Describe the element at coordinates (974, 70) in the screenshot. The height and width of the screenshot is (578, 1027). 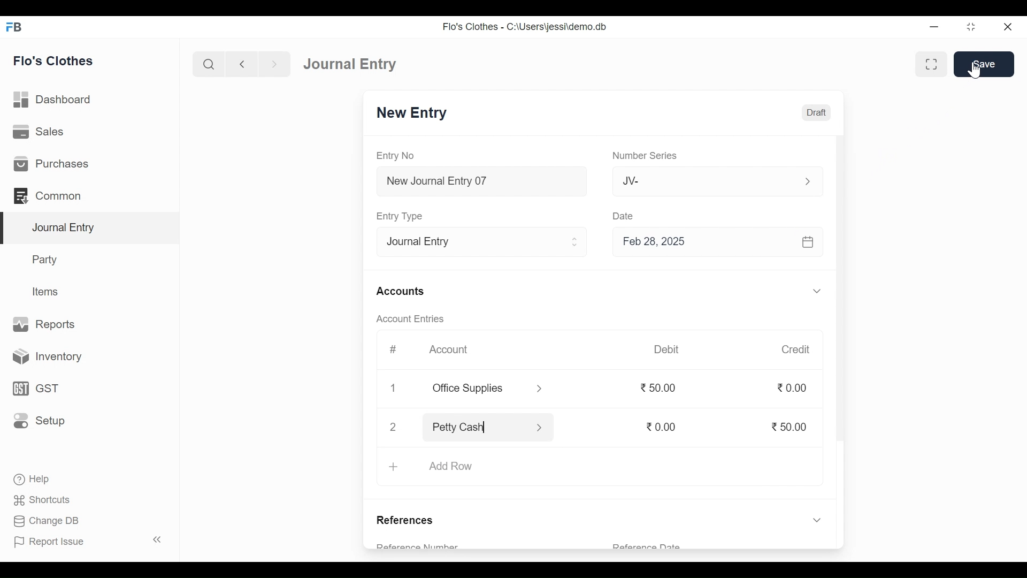
I see `Cursor` at that location.